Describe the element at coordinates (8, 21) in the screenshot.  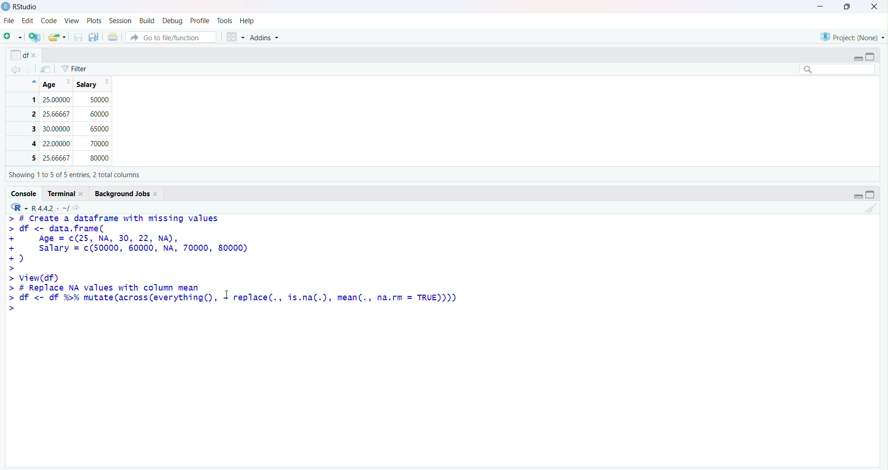
I see `File` at that location.